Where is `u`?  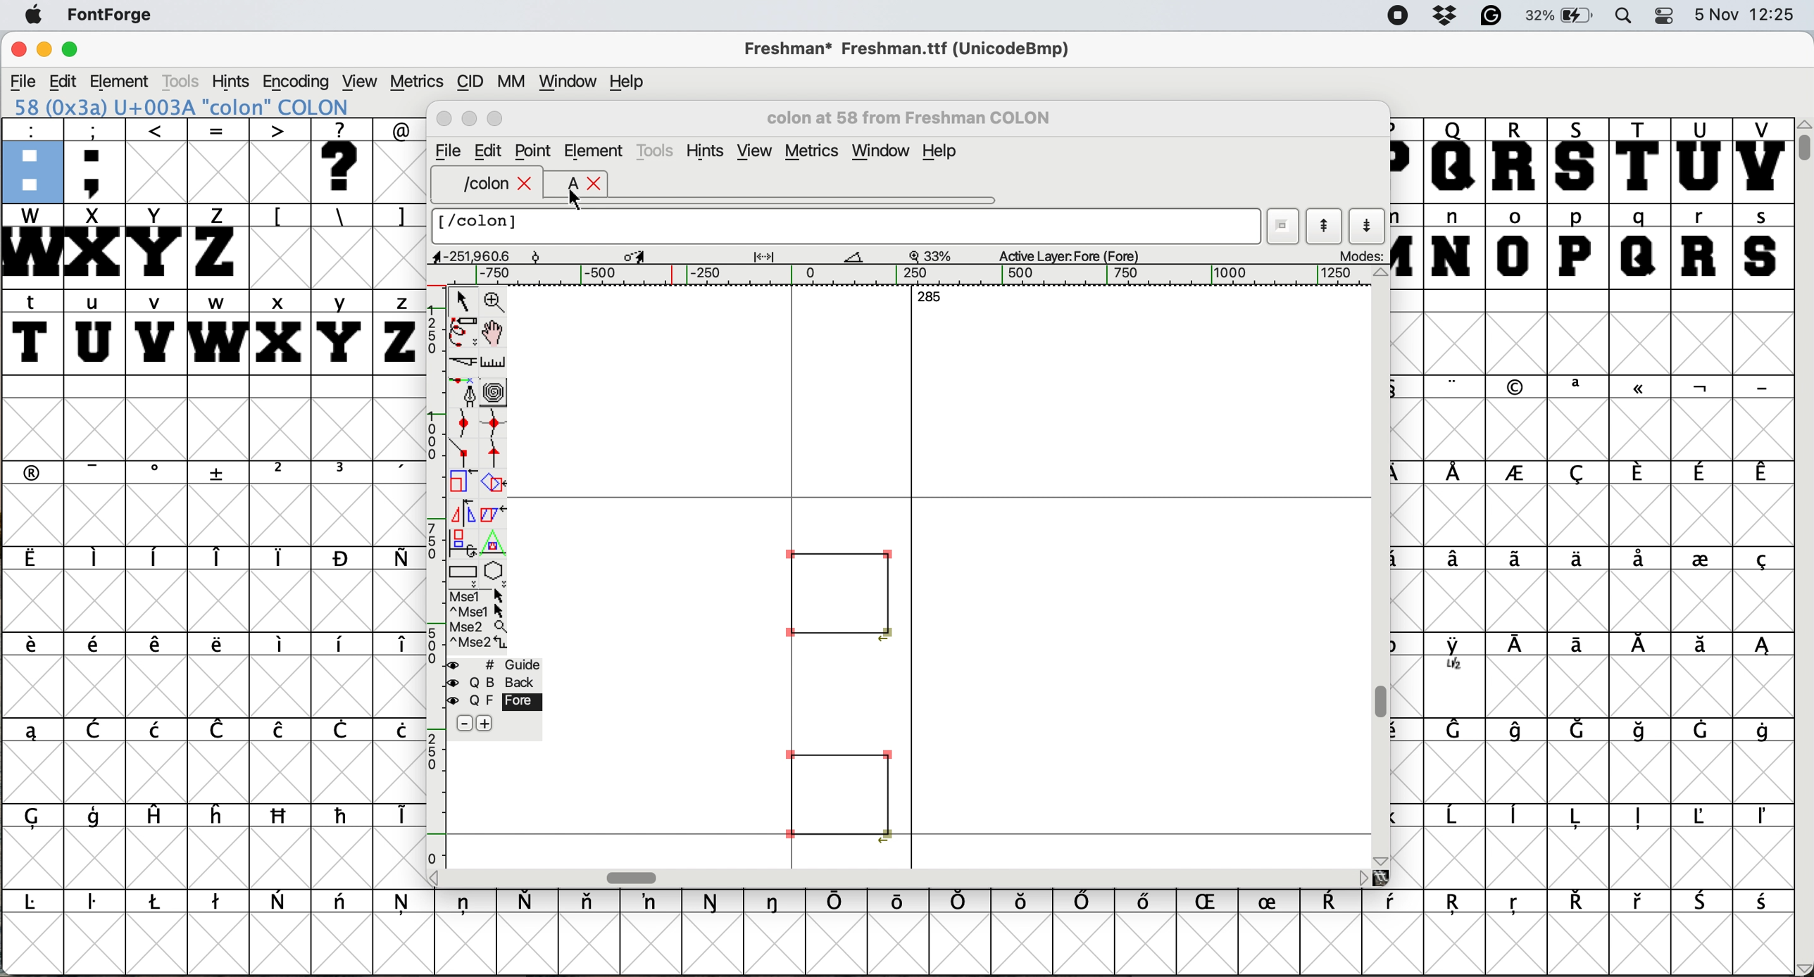
u is located at coordinates (94, 334).